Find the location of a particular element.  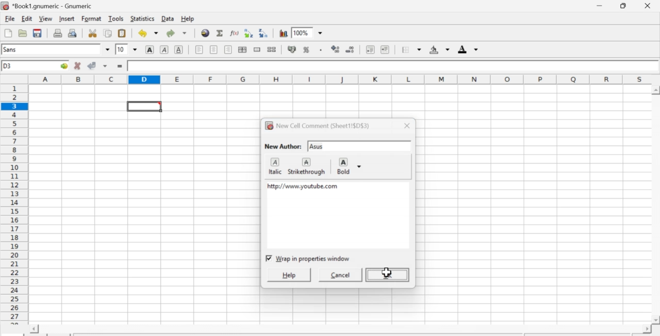

Underground is located at coordinates (178, 49).